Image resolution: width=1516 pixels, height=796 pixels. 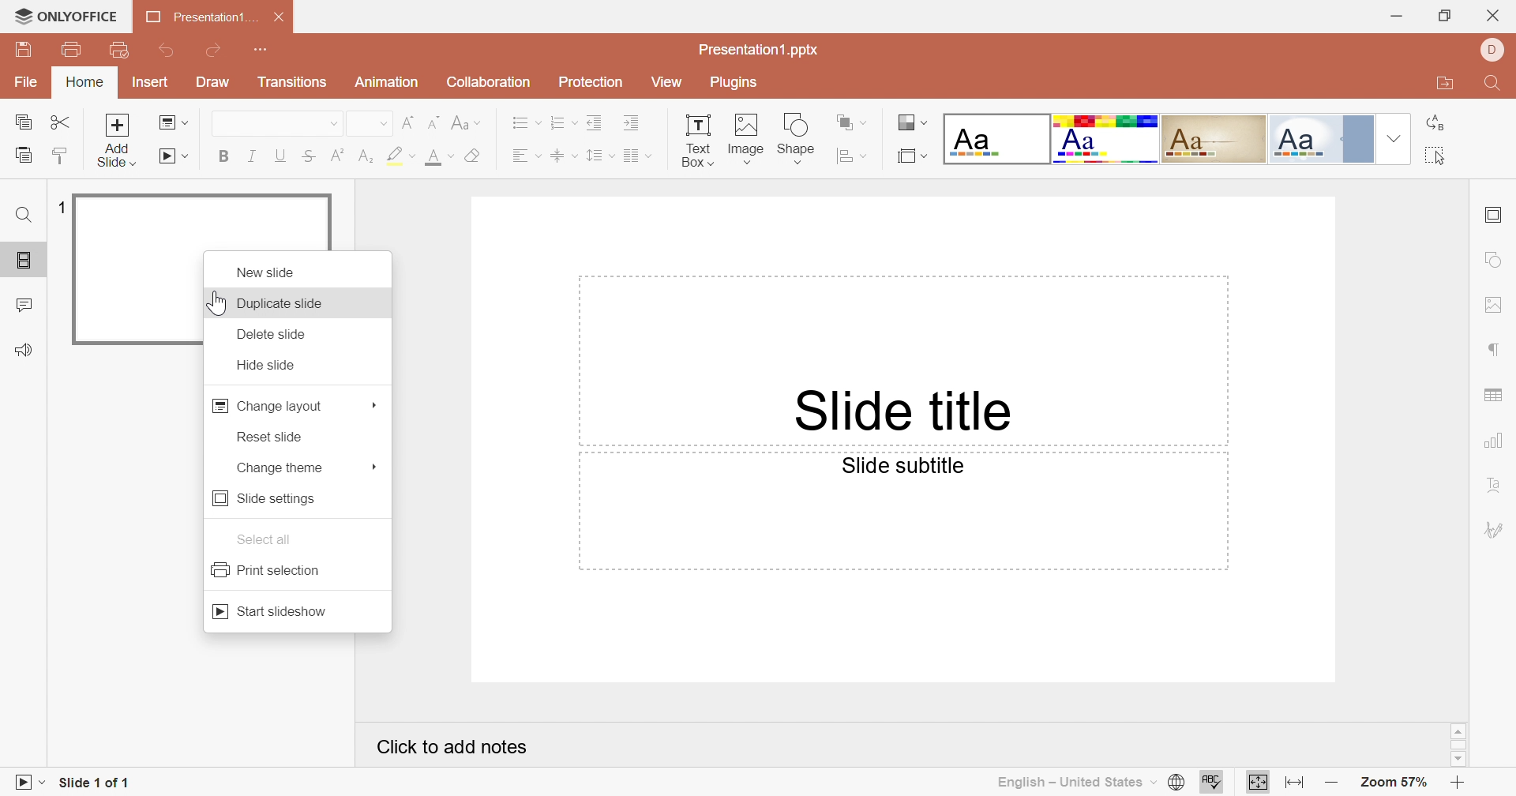 What do you see at coordinates (1496, 306) in the screenshot?
I see `image settings` at bounding box center [1496, 306].